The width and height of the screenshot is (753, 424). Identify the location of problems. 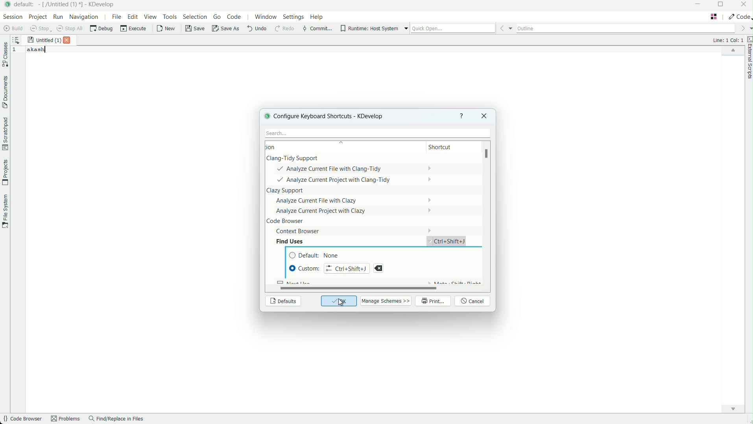
(66, 419).